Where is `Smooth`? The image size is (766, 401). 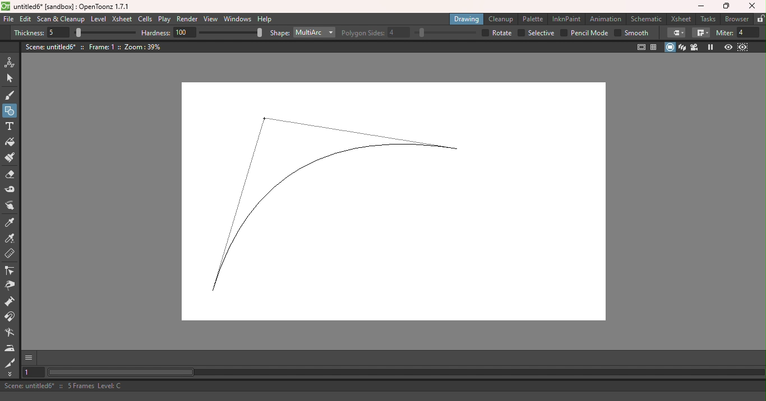
Smooth is located at coordinates (631, 34).